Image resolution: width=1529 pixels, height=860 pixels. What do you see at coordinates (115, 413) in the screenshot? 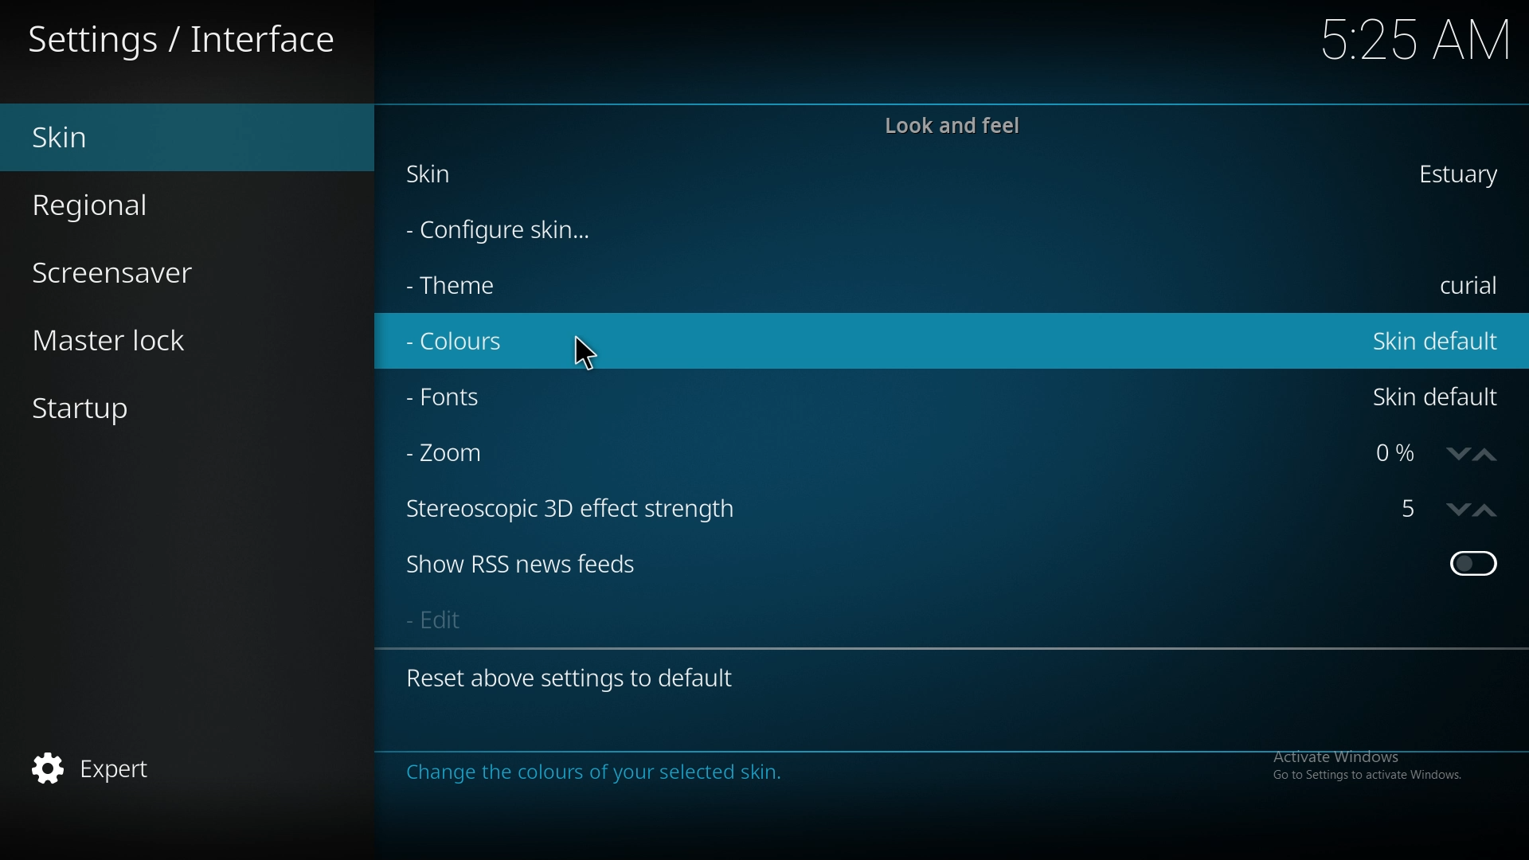
I see `startup` at bounding box center [115, 413].